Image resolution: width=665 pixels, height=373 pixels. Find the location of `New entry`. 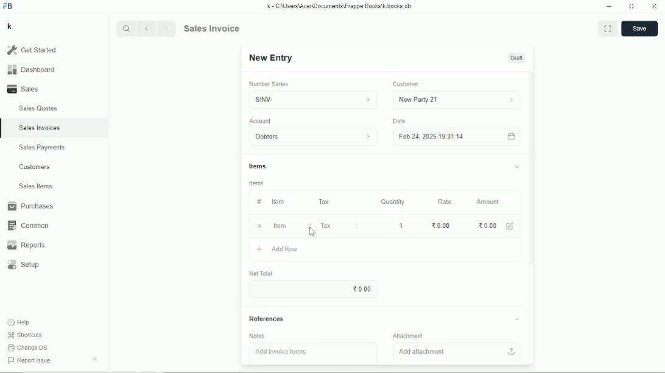

New entry is located at coordinates (271, 58).